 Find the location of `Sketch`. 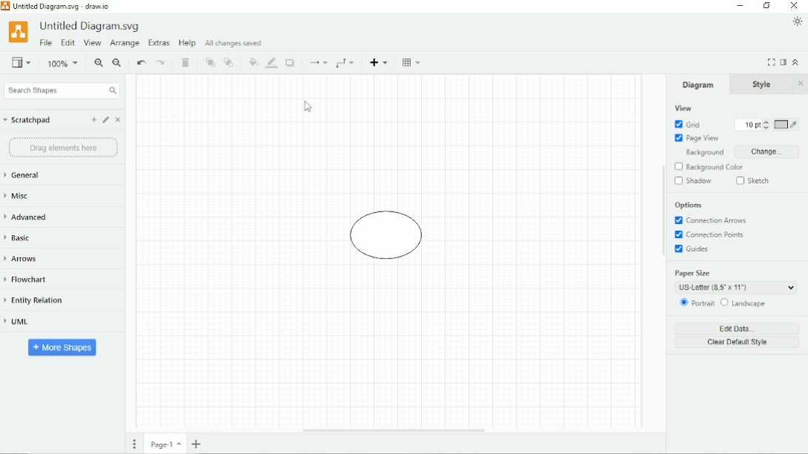

Sketch is located at coordinates (755, 181).